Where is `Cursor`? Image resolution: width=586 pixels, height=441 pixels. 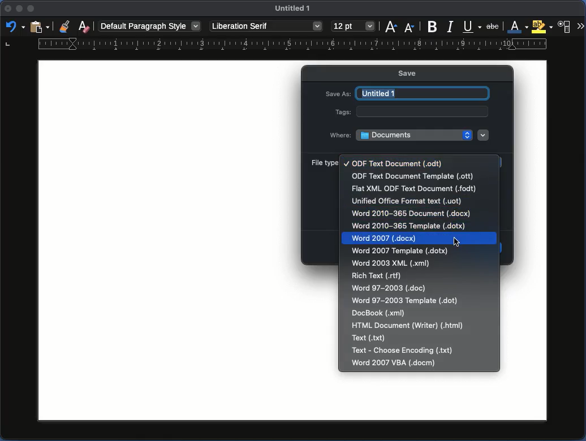
Cursor is located at coordinates (457, 244).